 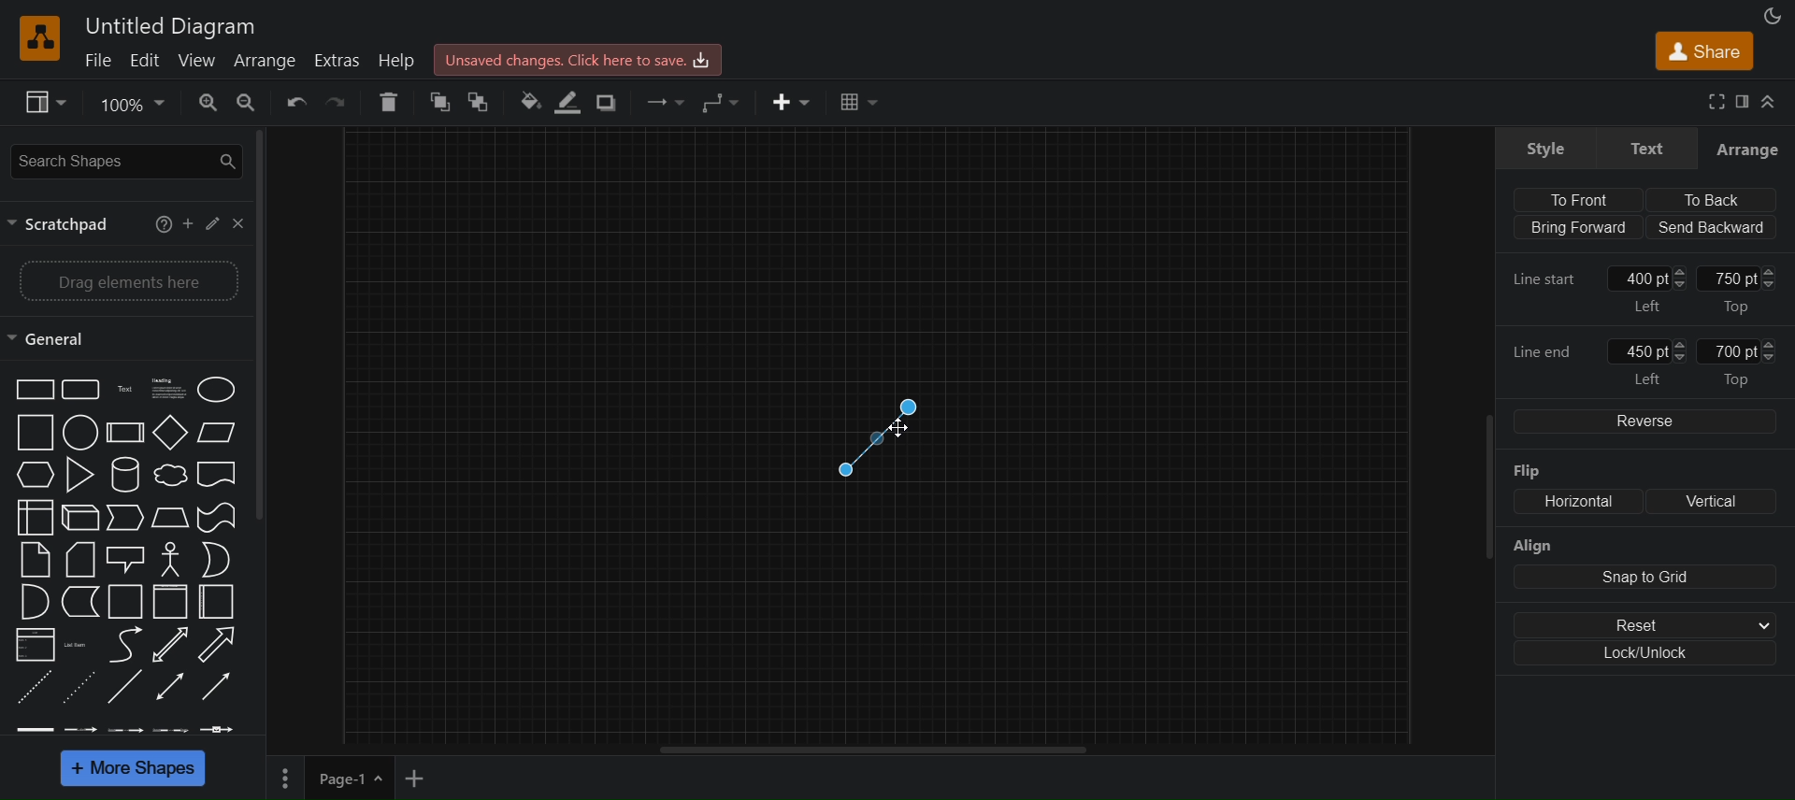 What do you see at coordinates (169, 432) in the screenshot?
I see `Diamond` at bounding box center [169, 432].